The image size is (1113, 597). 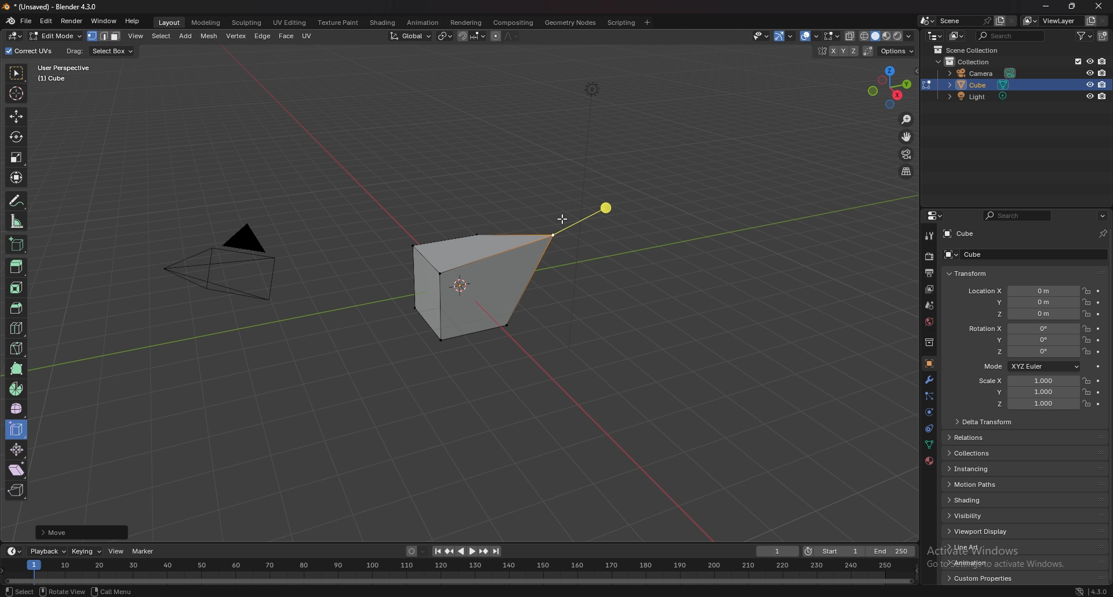 What do you see at coordinates (27, 21) in the screenshot?
I see `file` at bounding box center [27, 21].